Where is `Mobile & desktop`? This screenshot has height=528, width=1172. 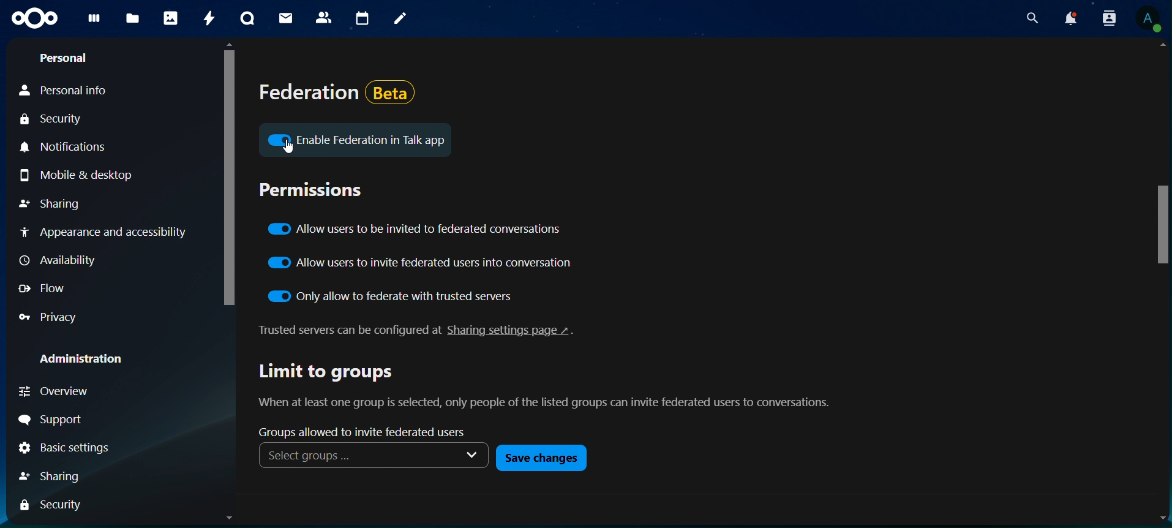 Mobile & desktop is located at coordinates (86, 177).